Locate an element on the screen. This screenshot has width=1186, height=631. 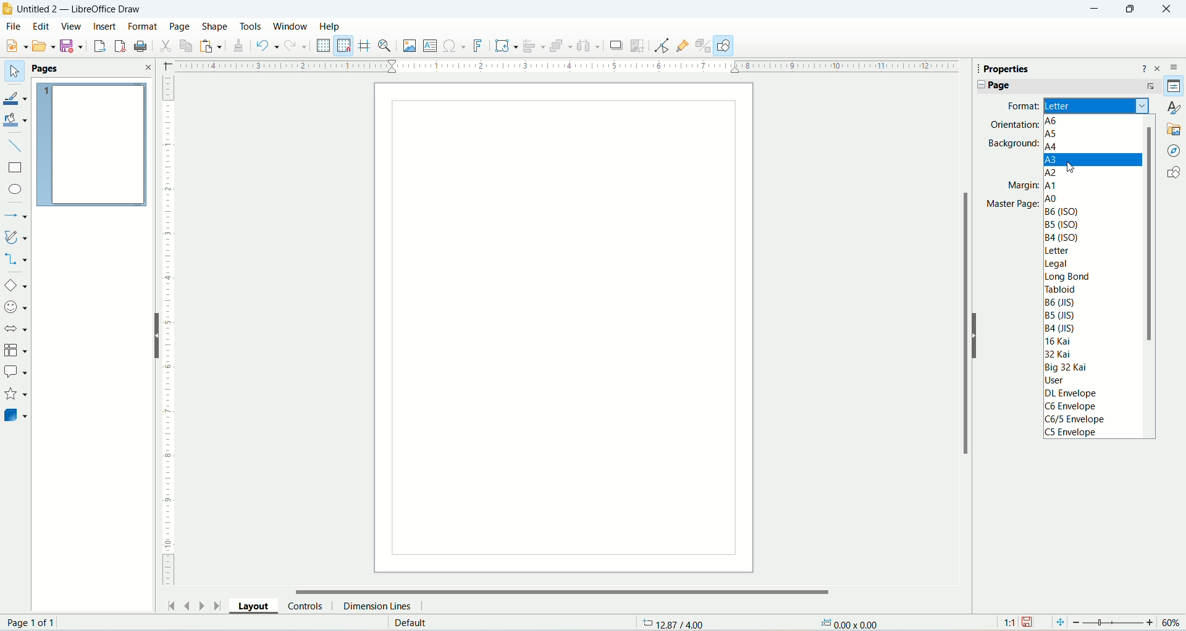
insert textbox is located at coordinates (428, 46).